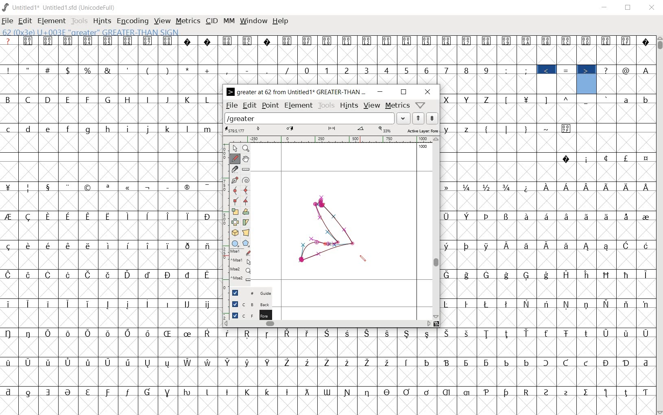 The image size is (663, 415). What do you see at coordinates (419, 118) in the screenshot?
I see `show the next word on the list"` at bounding box center [419, 118].